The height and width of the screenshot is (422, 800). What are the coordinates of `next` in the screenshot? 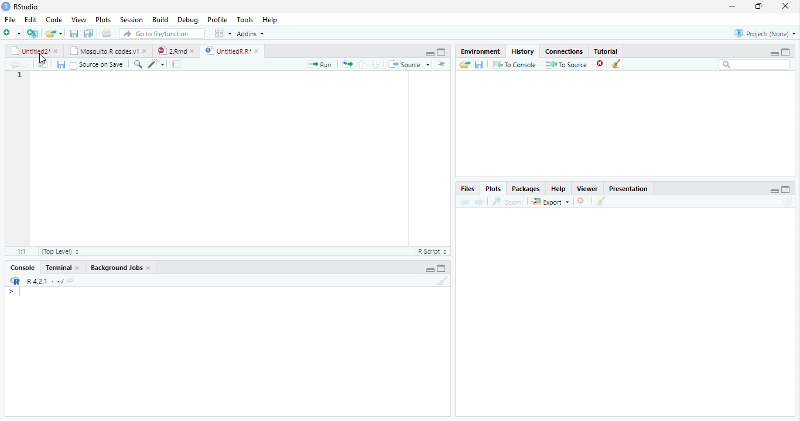 It's located at (483, 201).